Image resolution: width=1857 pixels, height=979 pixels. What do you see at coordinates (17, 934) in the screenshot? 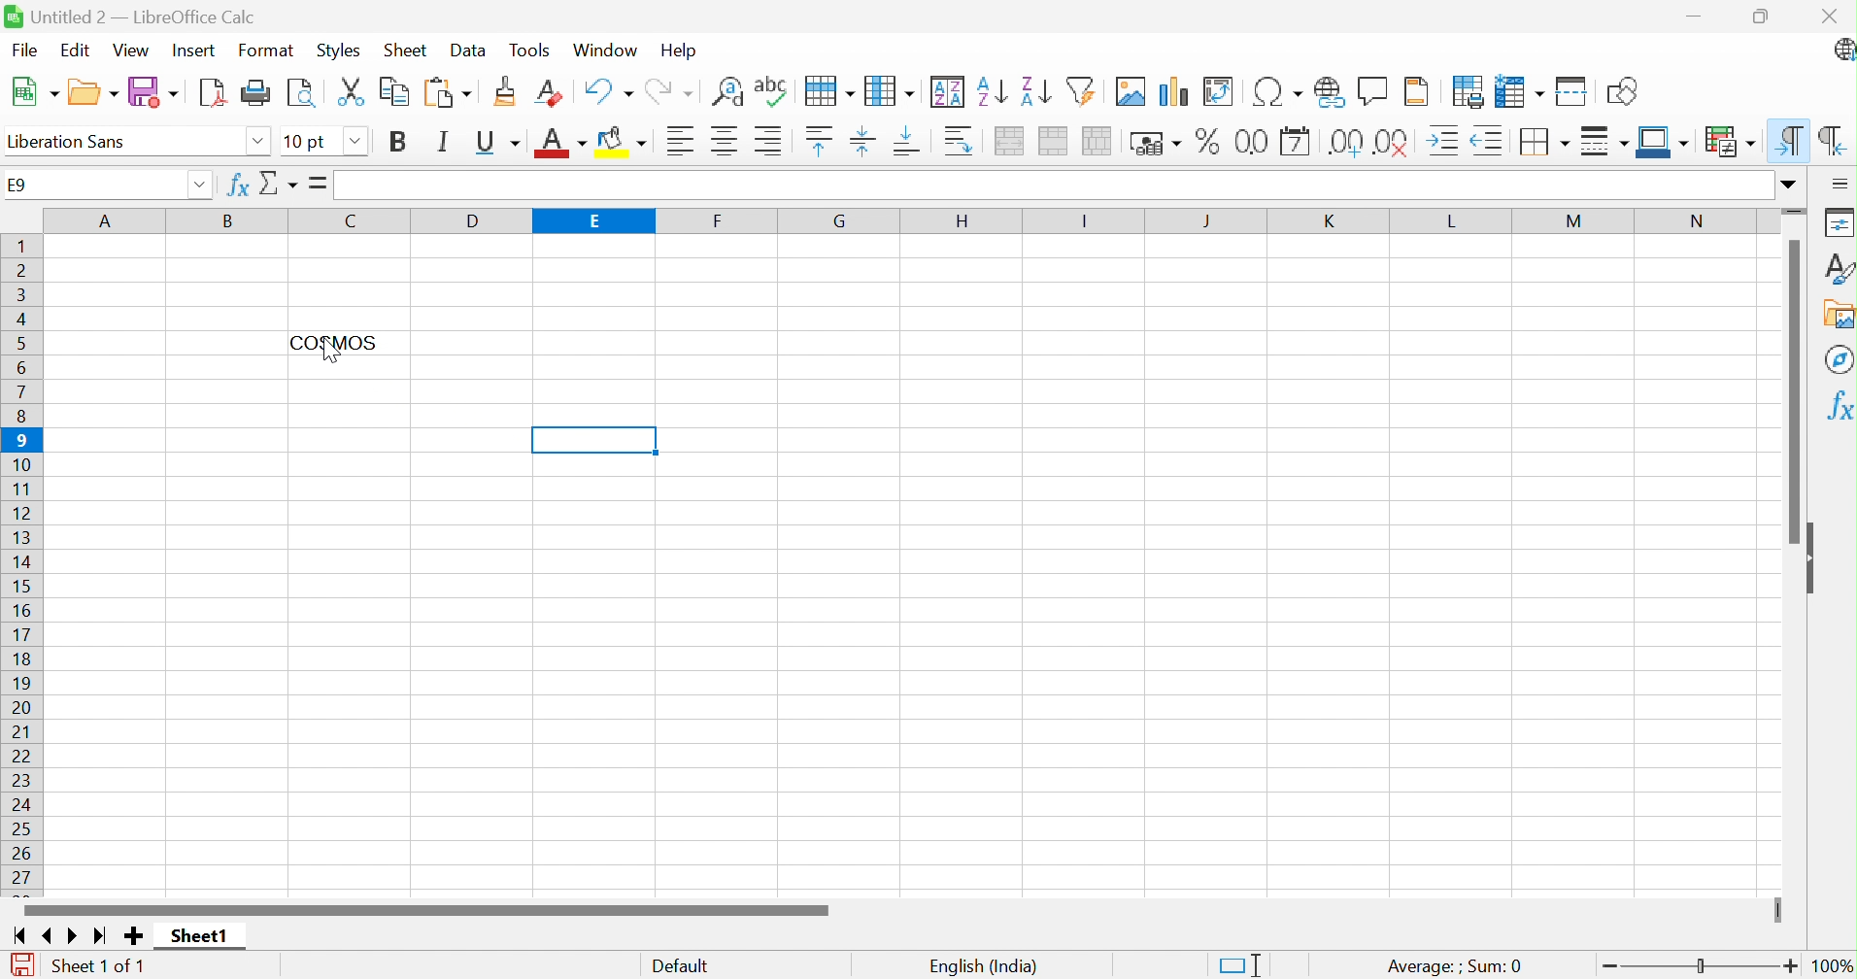
I see `Scroll to first sheet` at bounding box center [17, 934].